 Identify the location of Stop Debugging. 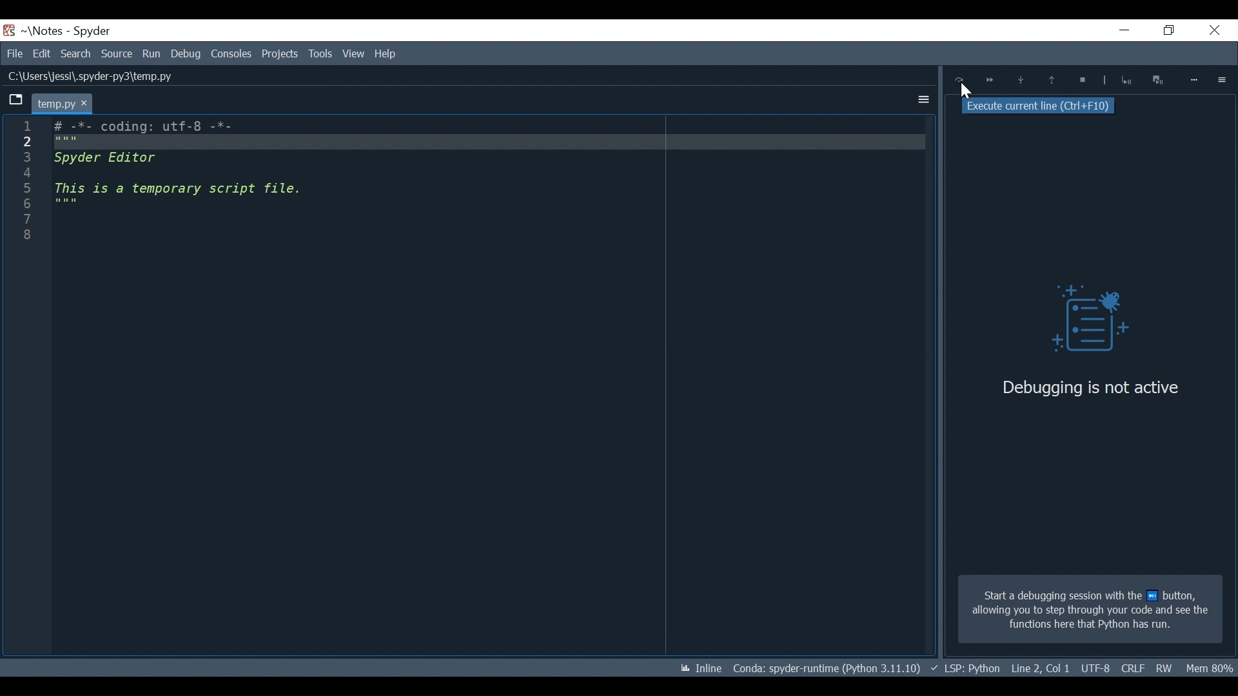
(1118, 79).